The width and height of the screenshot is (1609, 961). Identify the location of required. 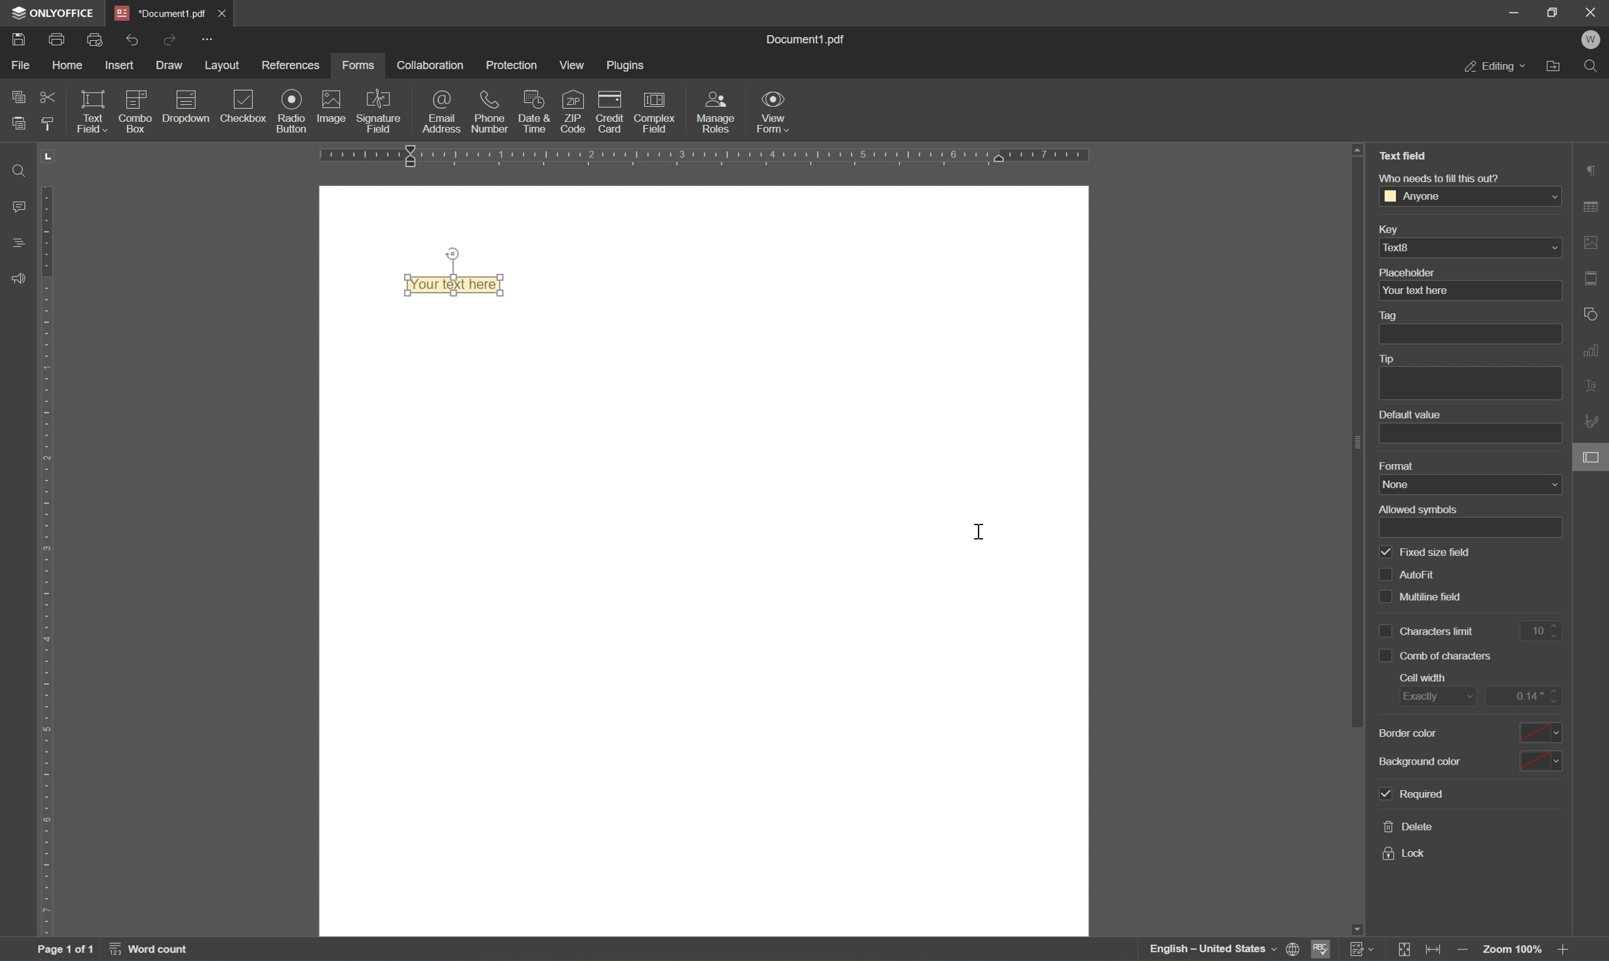
(1416, 793).